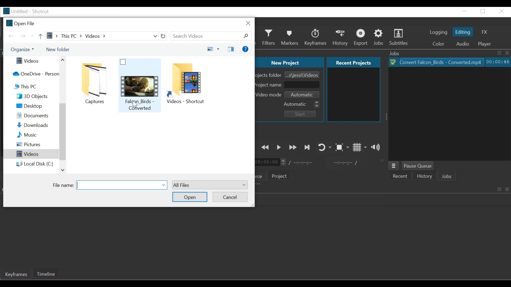  I want to click on History, so click(341, 38).